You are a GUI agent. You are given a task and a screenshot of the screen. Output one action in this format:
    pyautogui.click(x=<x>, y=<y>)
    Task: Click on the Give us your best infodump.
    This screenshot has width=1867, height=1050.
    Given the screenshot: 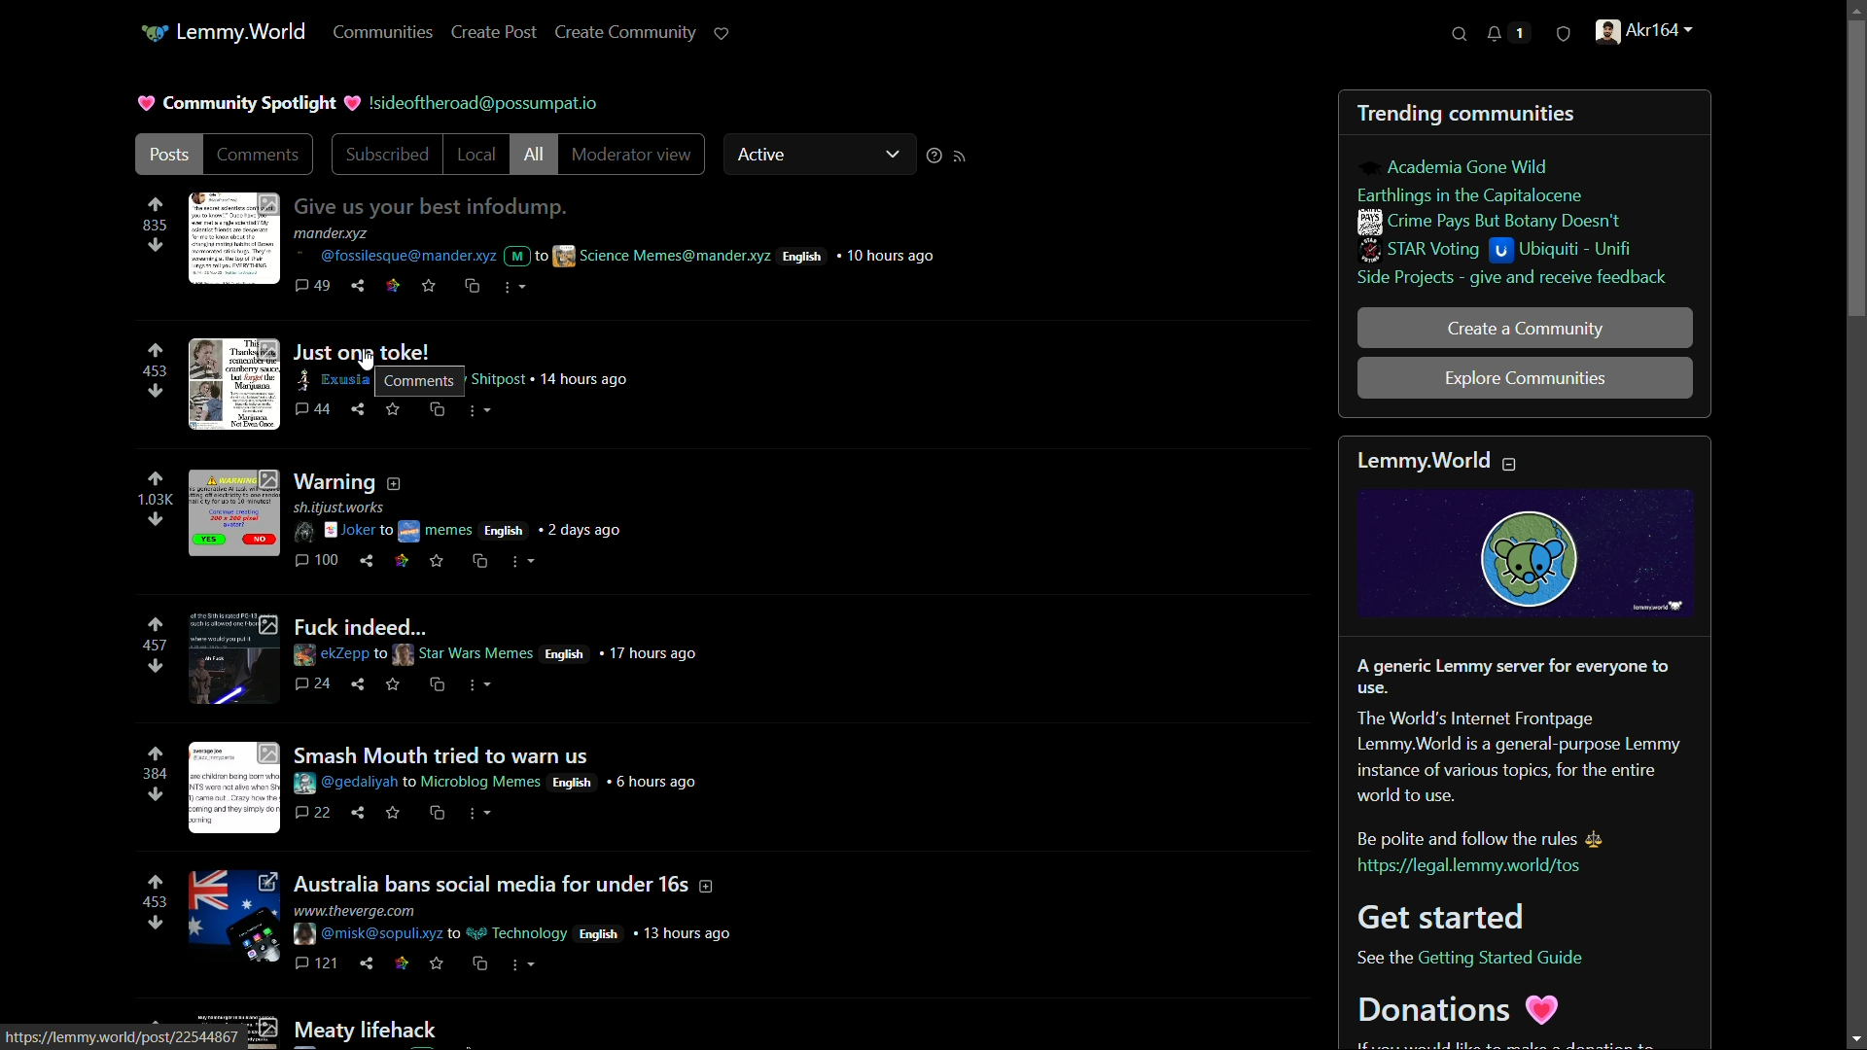 What is the action you would take?
    pyautogui.click(x=429, y=205)
    